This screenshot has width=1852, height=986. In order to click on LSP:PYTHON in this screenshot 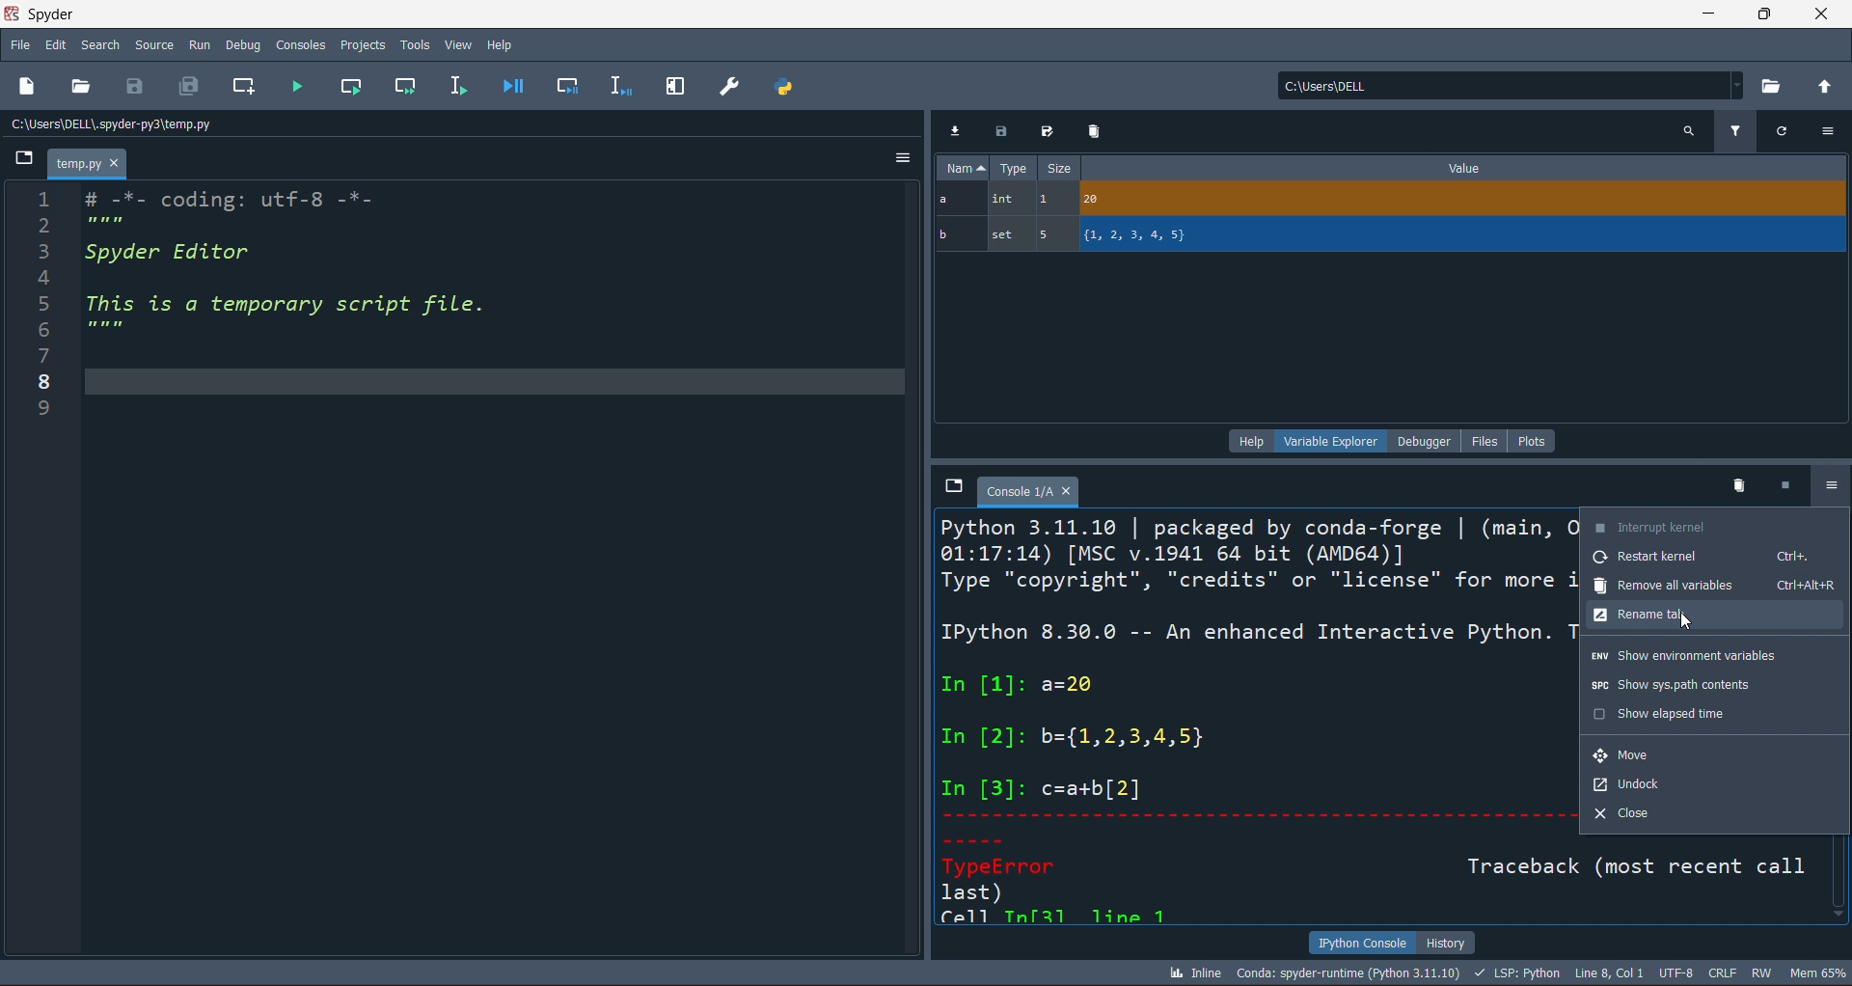, I will do `click(1514, 973)`.